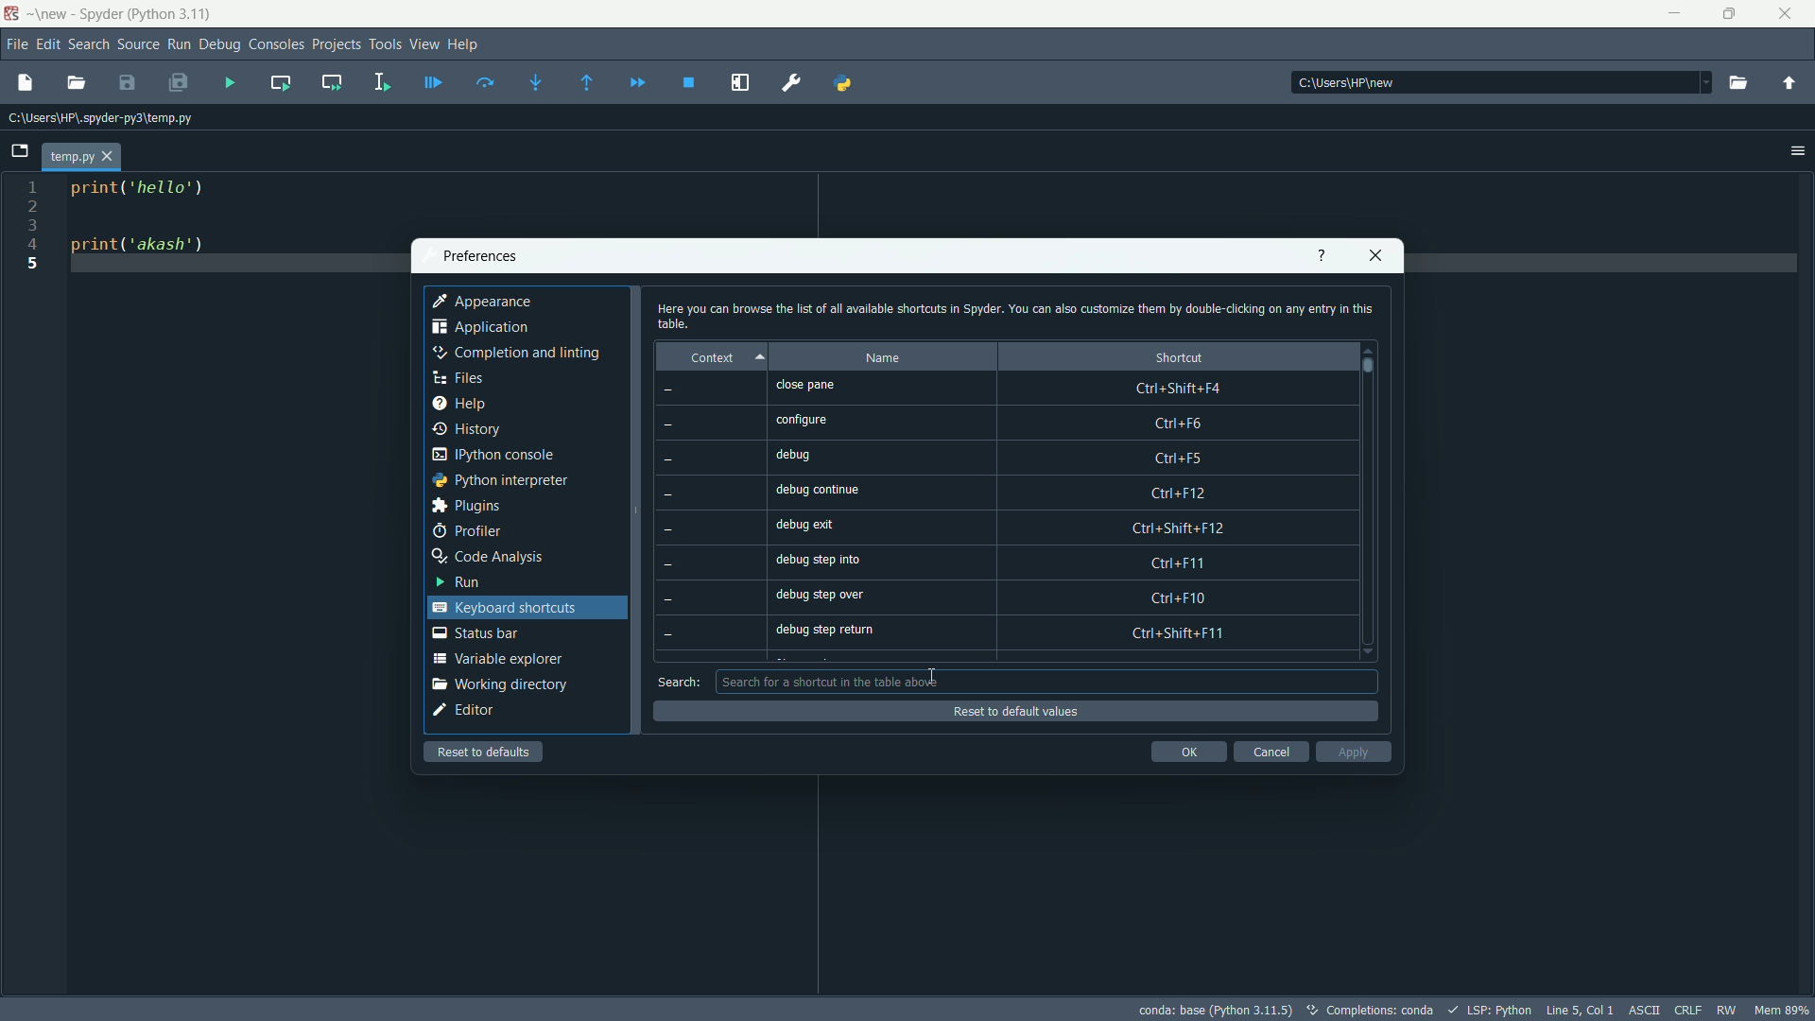  Describe the element at coordinates (36, 248) in the screenshot. I see `4` at that location.